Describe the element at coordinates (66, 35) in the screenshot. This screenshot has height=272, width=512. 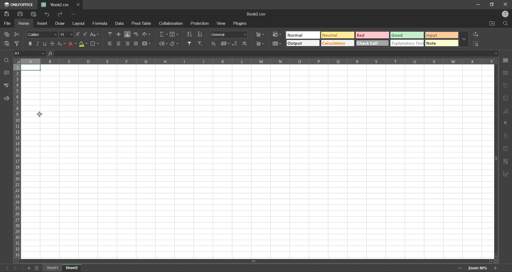
I see `font size` at that location.